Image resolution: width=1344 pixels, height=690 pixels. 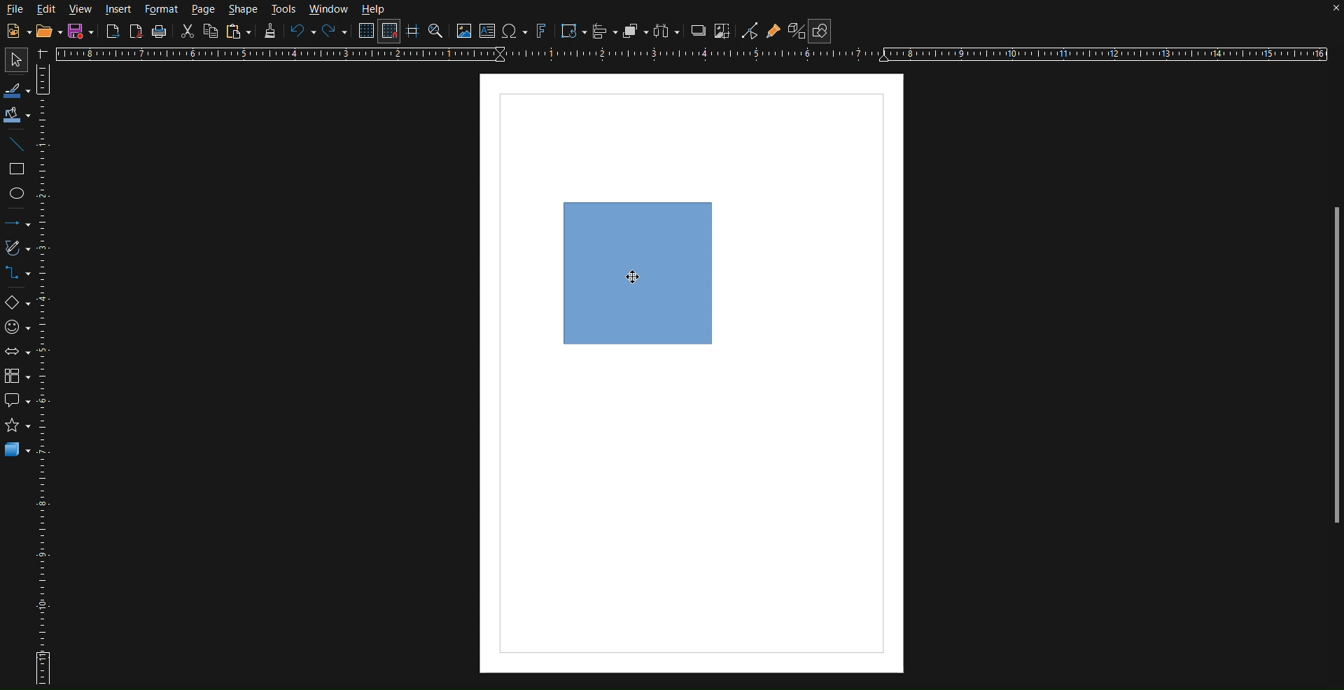 I want to click on Open, so click(x=45, y=31).